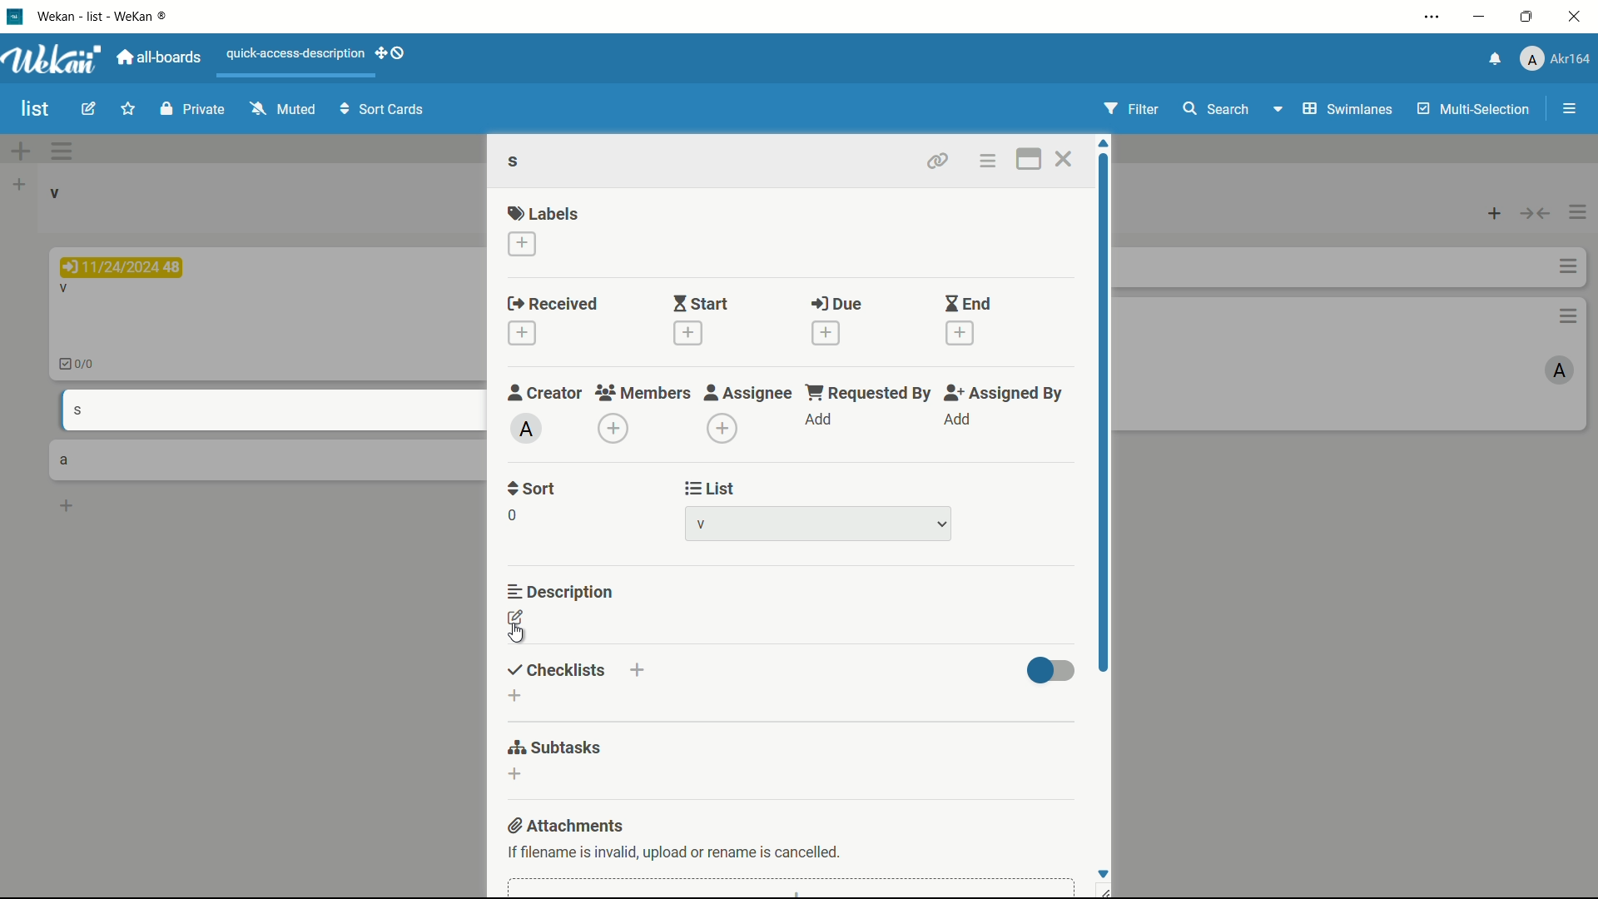 The width and height of the screenshot is (1598, 899). I want to click on filter, so click(1130, 108).